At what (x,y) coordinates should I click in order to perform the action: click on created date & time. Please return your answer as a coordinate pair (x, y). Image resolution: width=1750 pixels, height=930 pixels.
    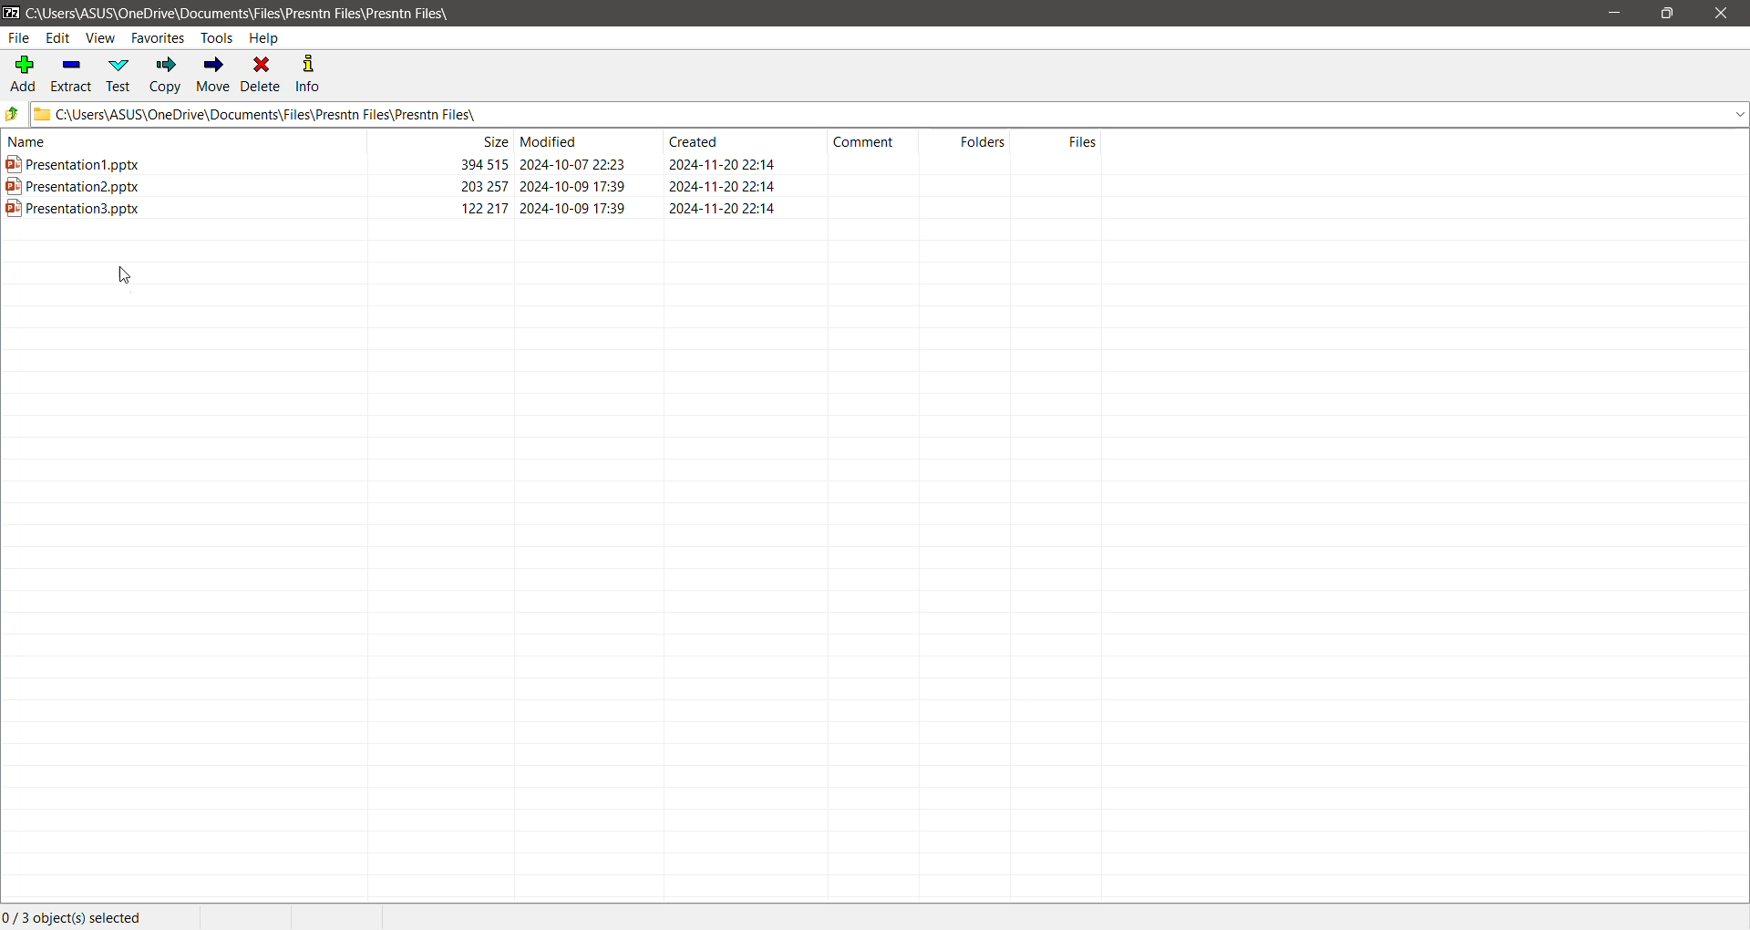
    Looking at the image, I should click on (724, 208).